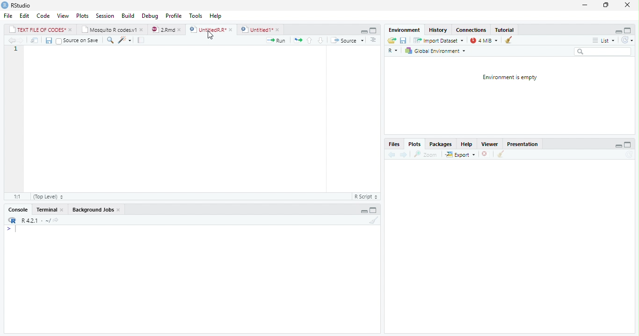  What do you see at coordinates (365, 197) in the screenshot?
I see `RScript ` at bounding box center [365, 197].